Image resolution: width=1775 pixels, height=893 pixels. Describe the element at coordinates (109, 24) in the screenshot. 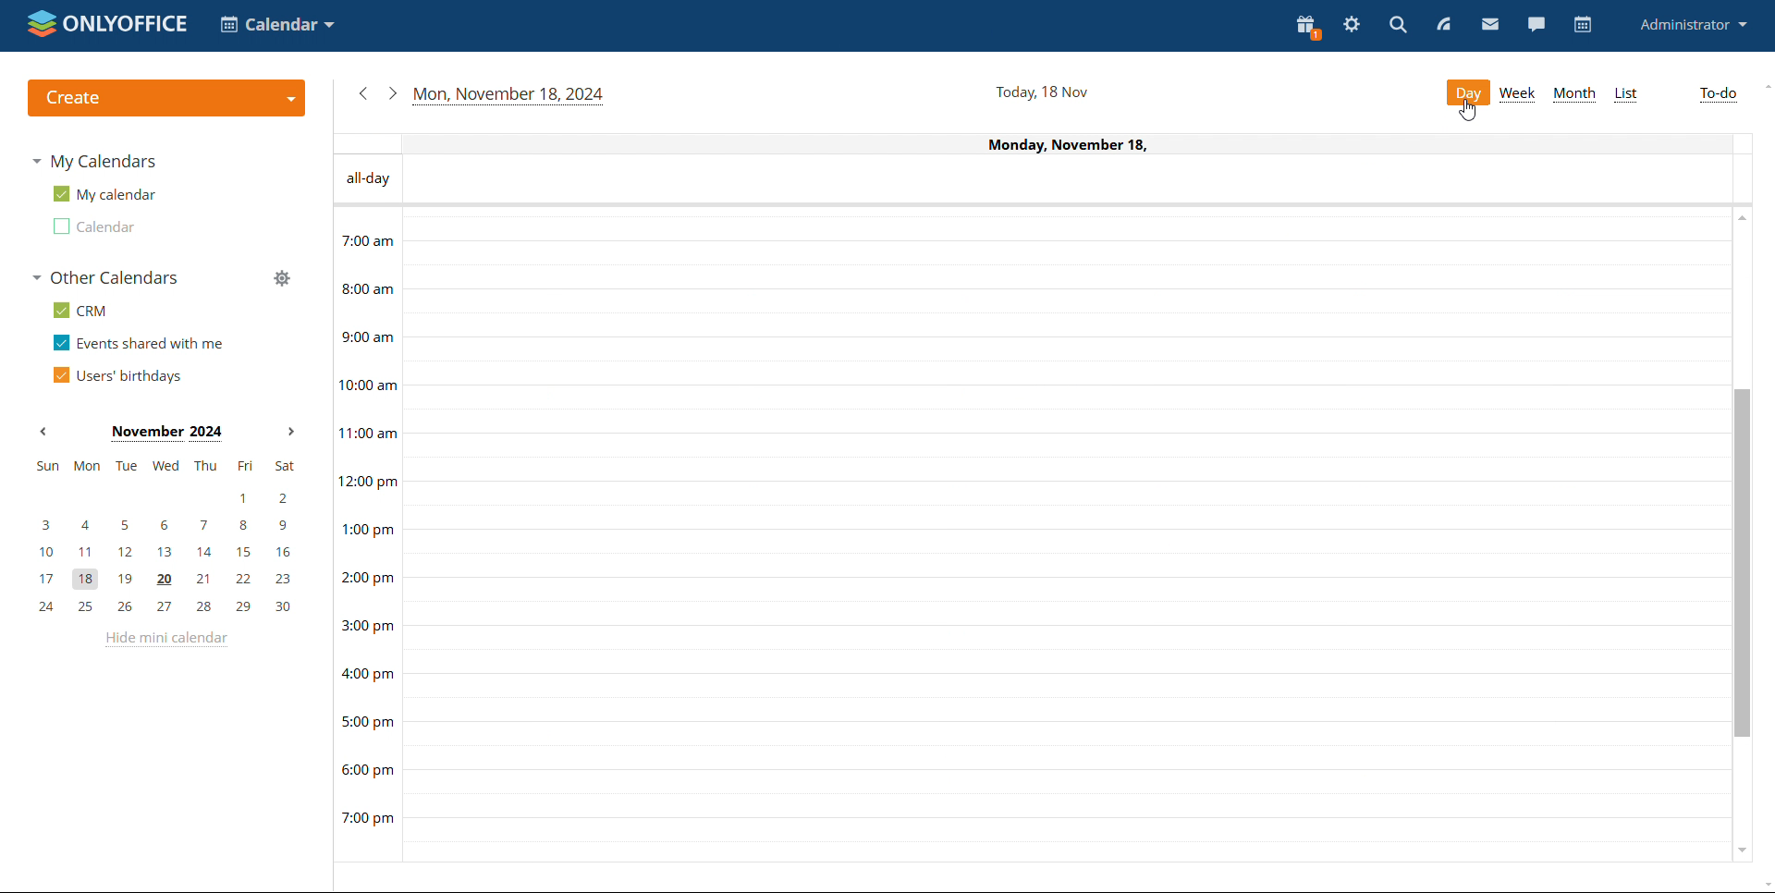

I see `logo` at that location.